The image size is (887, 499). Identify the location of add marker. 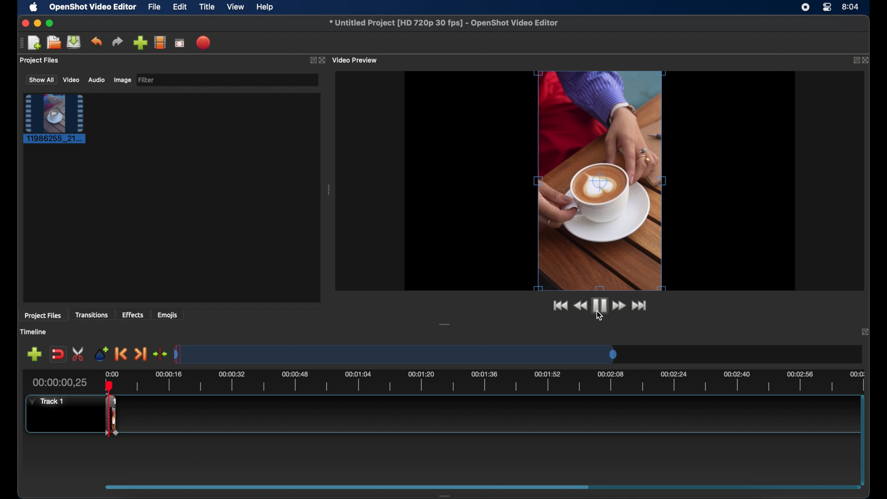
(102, 354).